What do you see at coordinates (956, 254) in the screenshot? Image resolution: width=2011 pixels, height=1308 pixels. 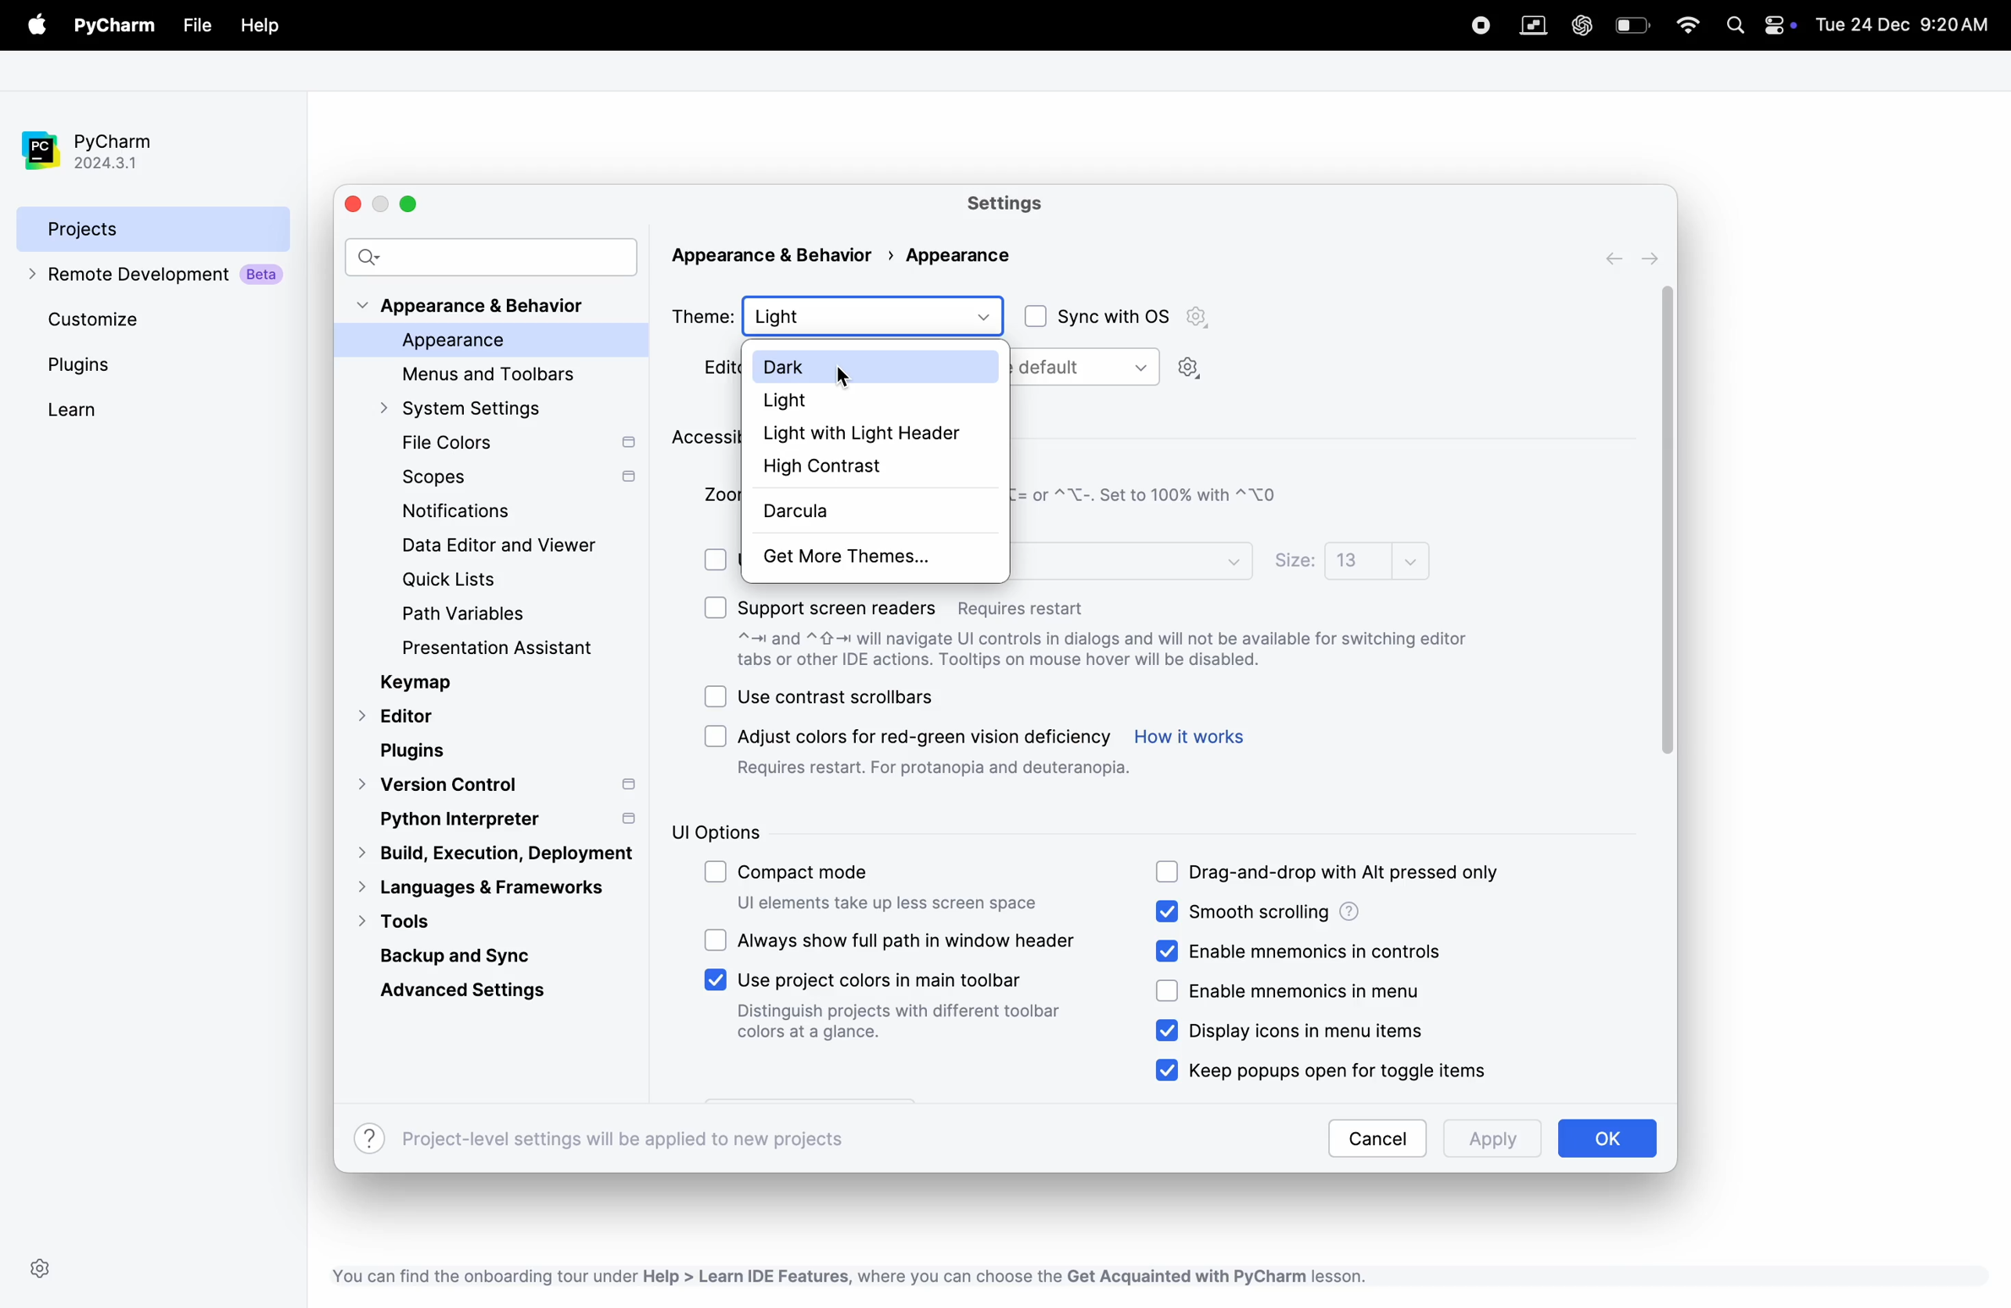 I see `apperance` at bounding box center [956, 254].